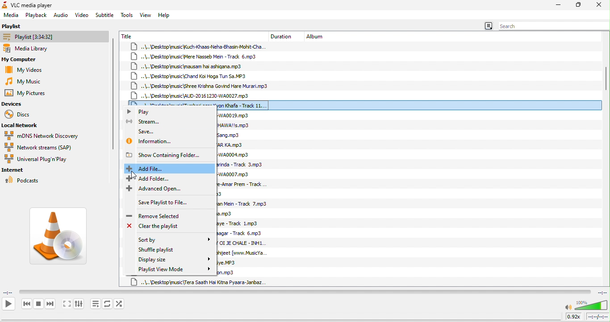  Describe the element at coordinates (133, 175) in the screenshot. I see `cursor` at that location.